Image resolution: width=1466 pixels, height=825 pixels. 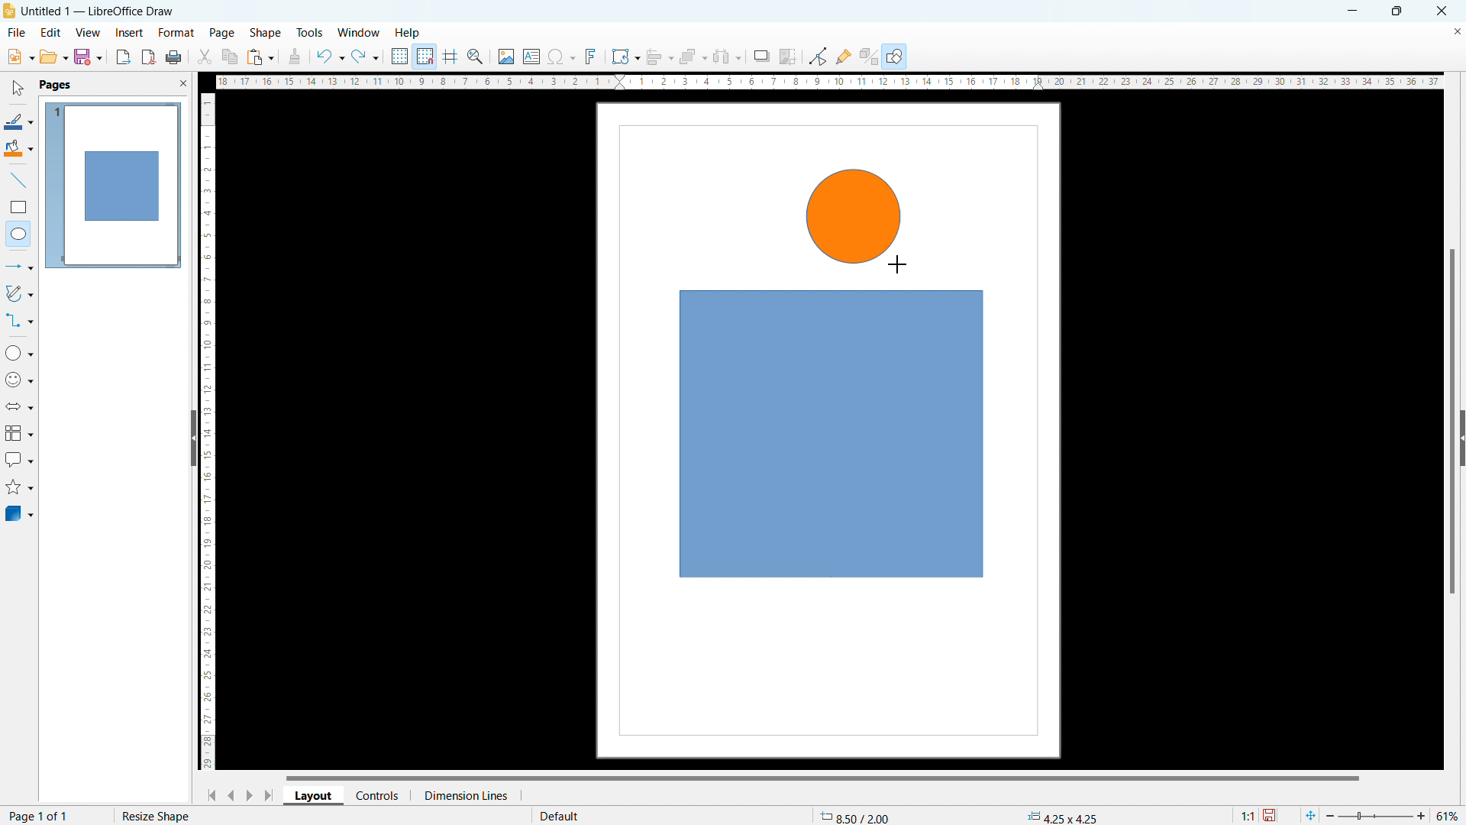 I want to click on zoom i=out, so click(x=1332, y=814).